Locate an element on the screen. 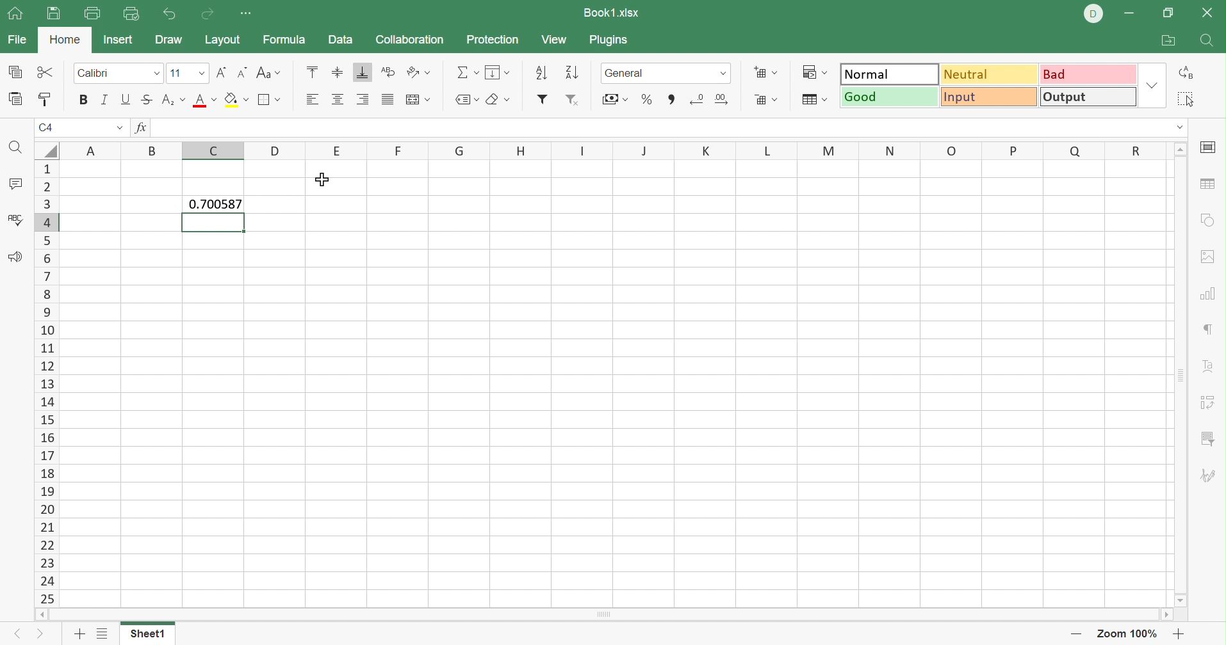  Zoom out is located at coordinates (1076, 636).